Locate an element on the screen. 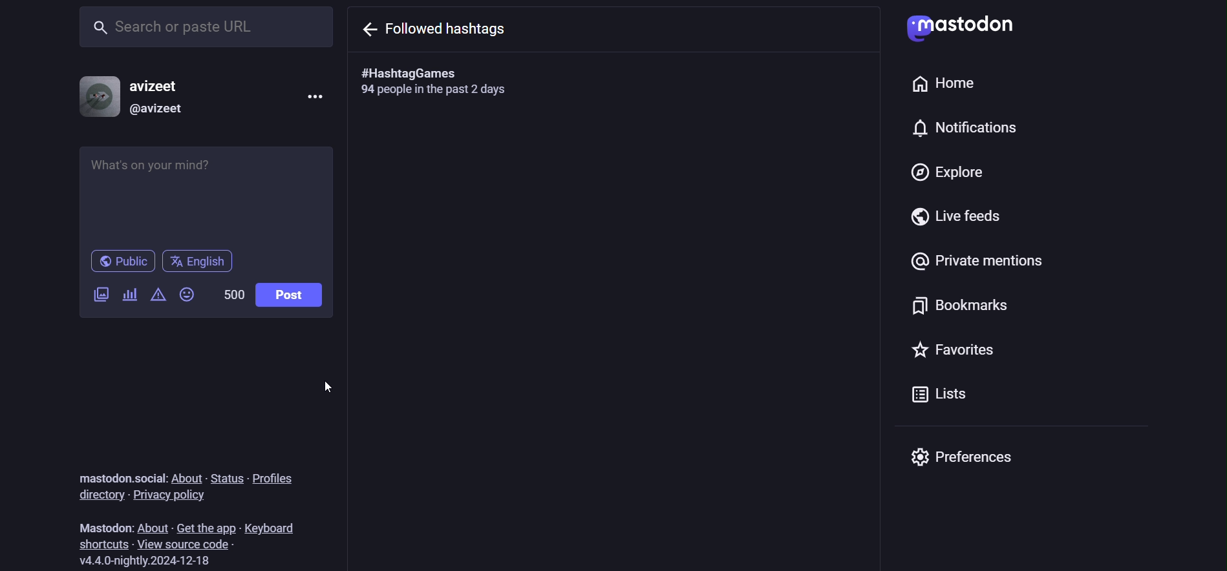 The height and width of the screenshot is (571, 1227). avizeet is located at coordinates (174, 87).